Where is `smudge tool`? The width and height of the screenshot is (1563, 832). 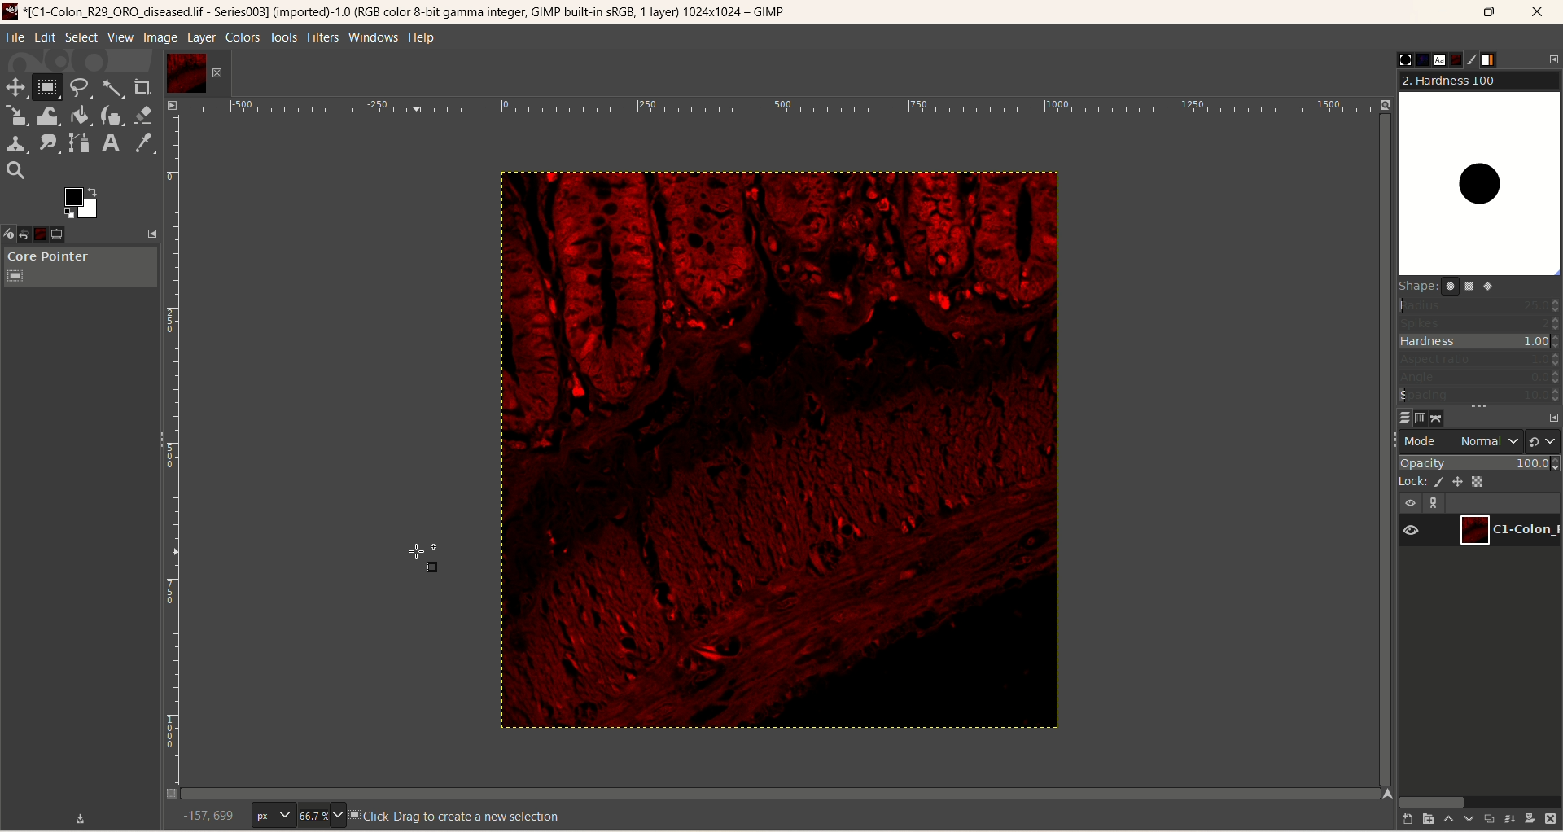
smudge tool is located at coordinates (49, 142).